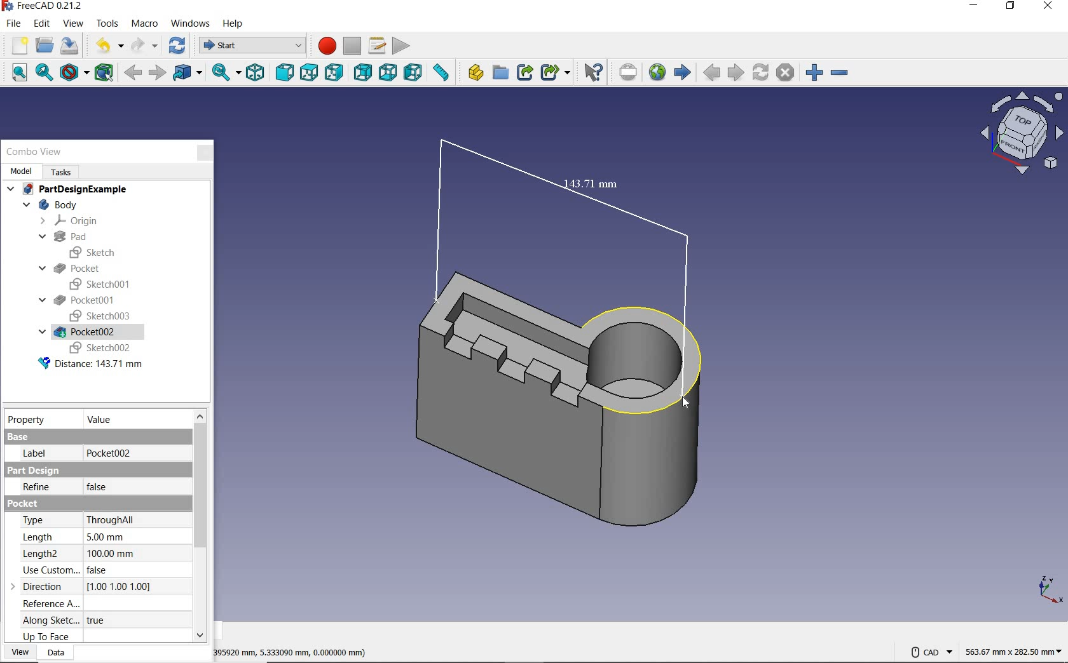 This screenshot has height=663, width=1068. I want to click on pocket, so click(22, 504).